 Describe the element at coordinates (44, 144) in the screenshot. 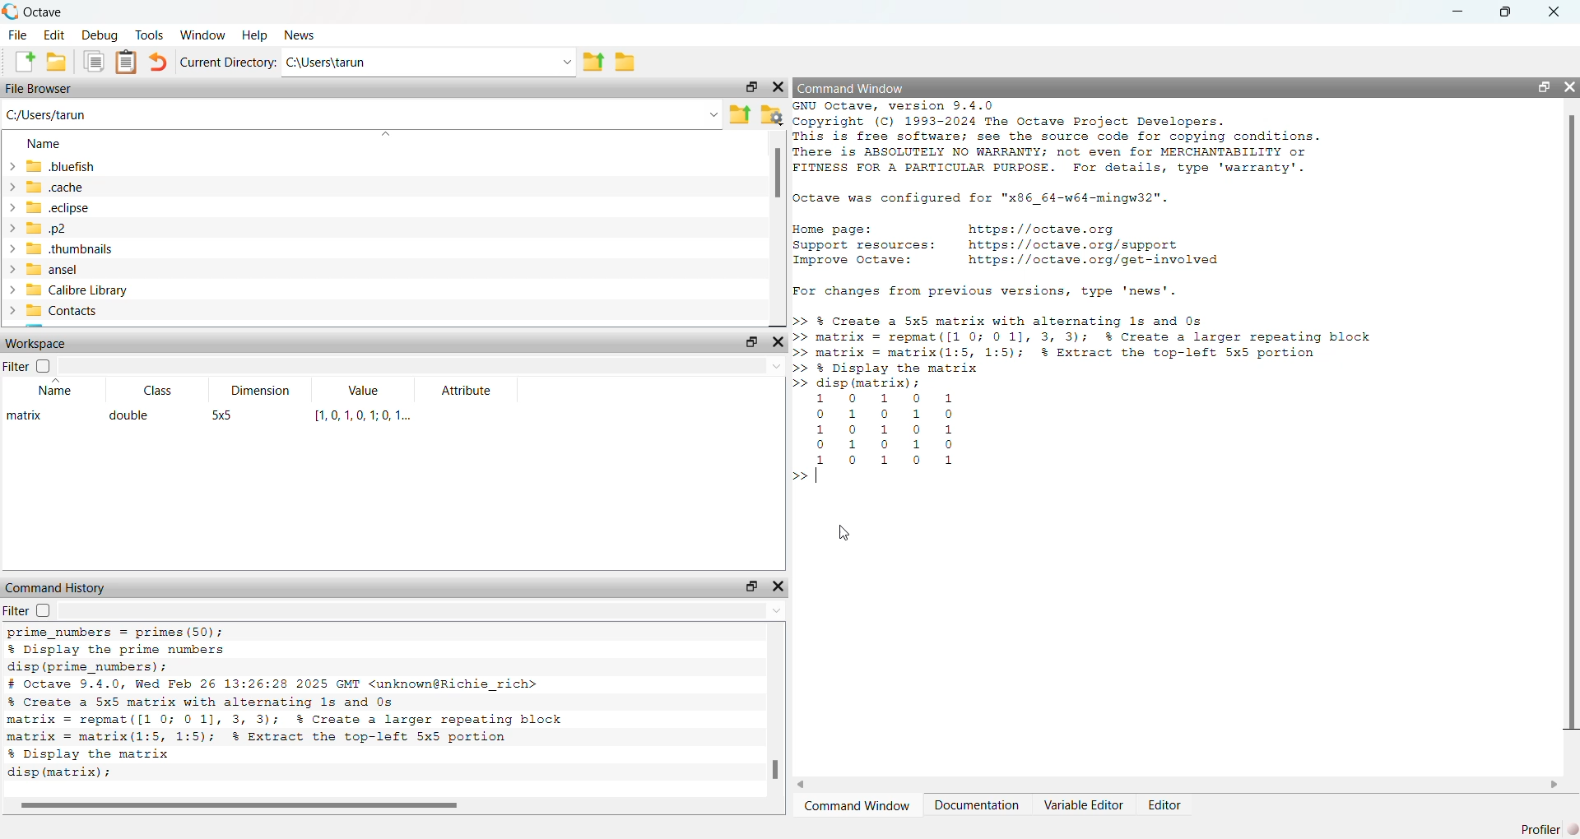

I see `Name` at that location.